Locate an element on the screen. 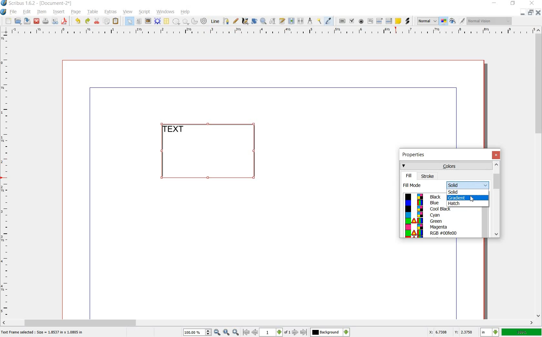  windows is located at coordinates (165, 12).